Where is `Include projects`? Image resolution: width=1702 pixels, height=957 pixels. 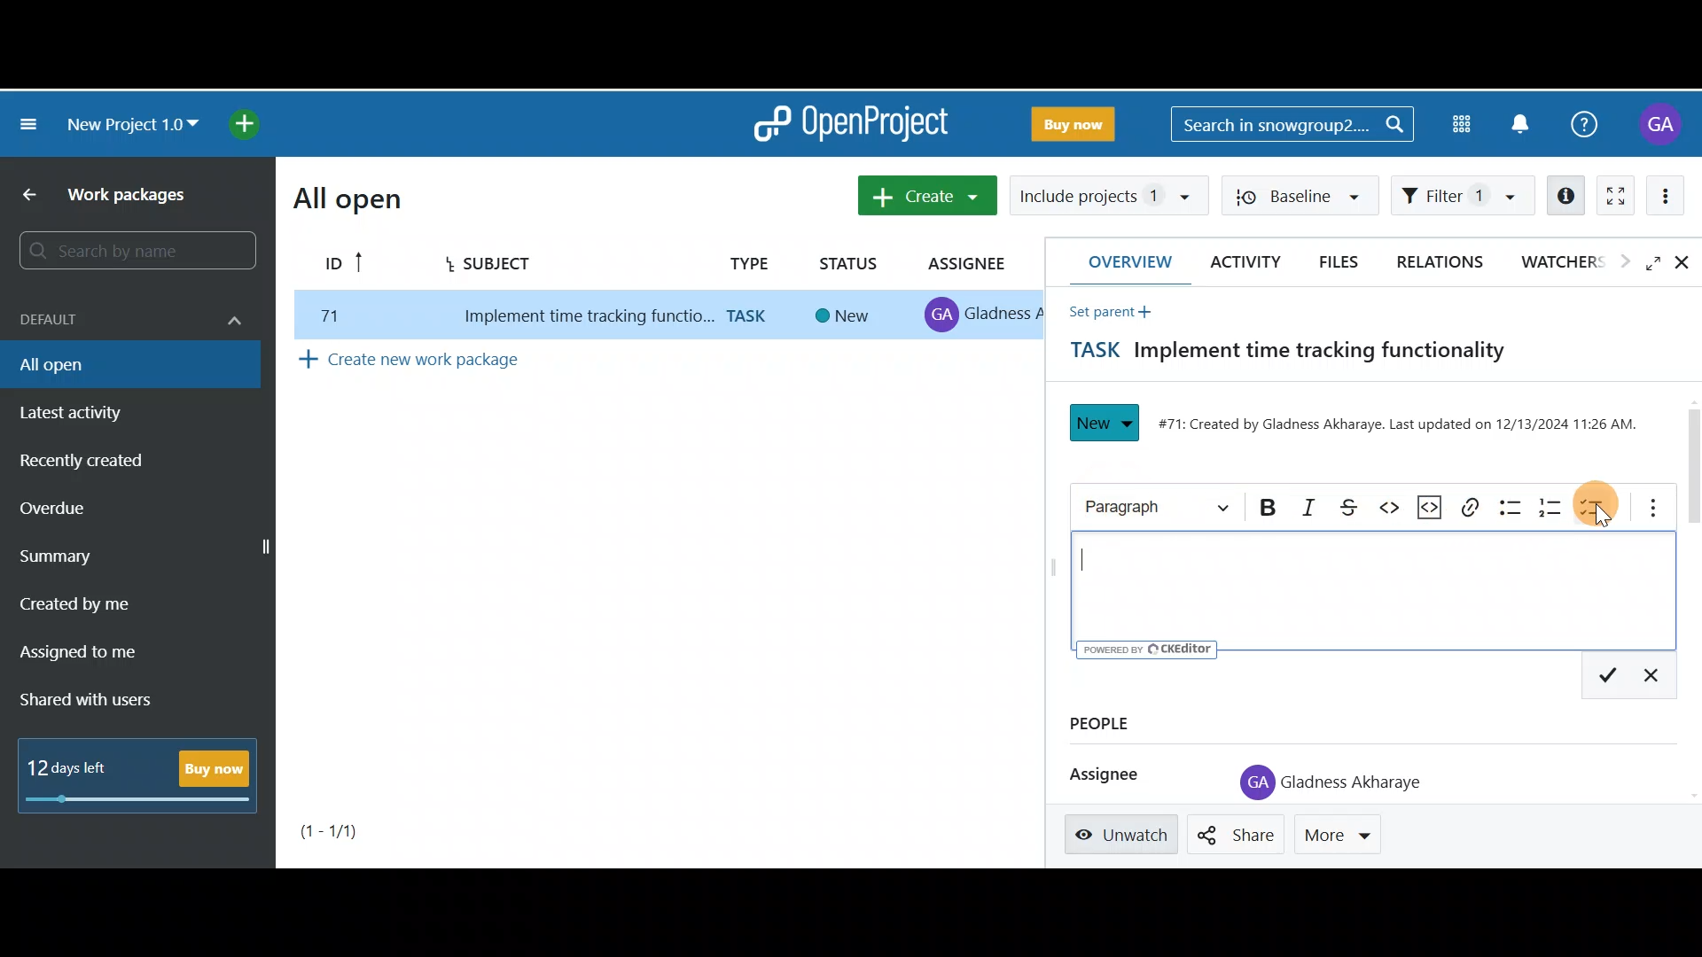 Include projects is located at coordinates (1106, 194).